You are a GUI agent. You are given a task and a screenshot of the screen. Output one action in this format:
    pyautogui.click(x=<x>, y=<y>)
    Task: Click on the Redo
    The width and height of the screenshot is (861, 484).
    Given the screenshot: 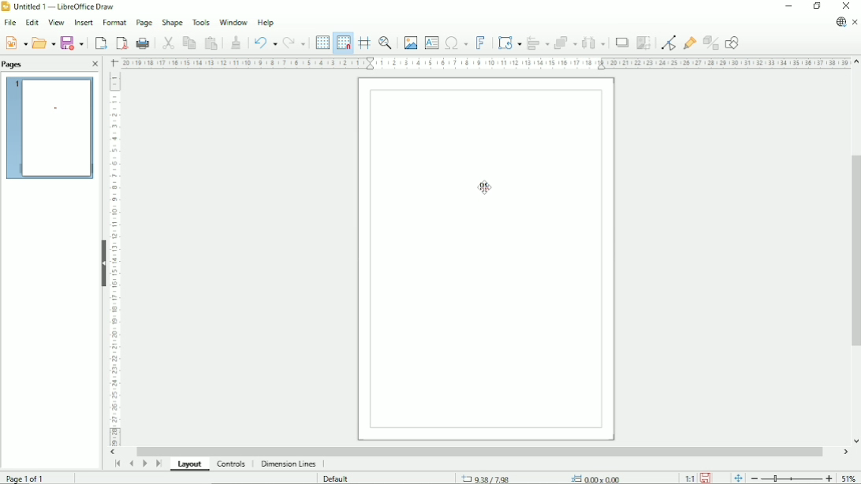 What is the action you would take?
    pyautogui.click(x=295, y=43)
    